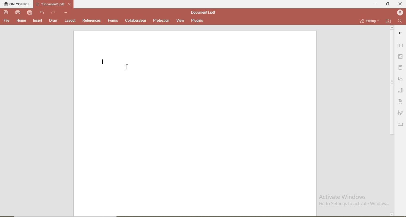 This screenshot has height=217, width=406. What do you see at coordinates (129, 67) in the screenshot?
I see `cursor` at bounding box center [129, 67].